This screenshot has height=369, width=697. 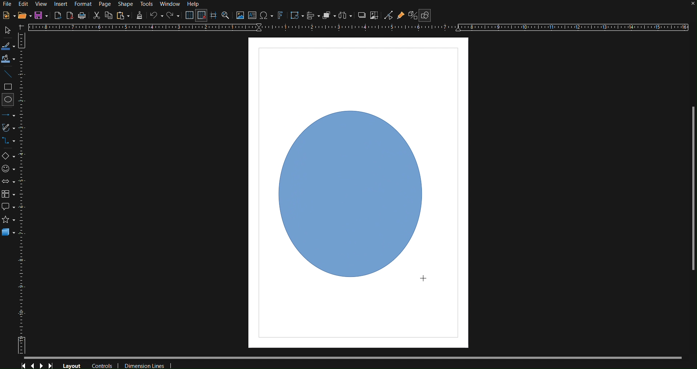 What do you see at coordinates (412, 16) in the screenshot?
I see `Toggle Extrusion` at bounding box center [412, 16].